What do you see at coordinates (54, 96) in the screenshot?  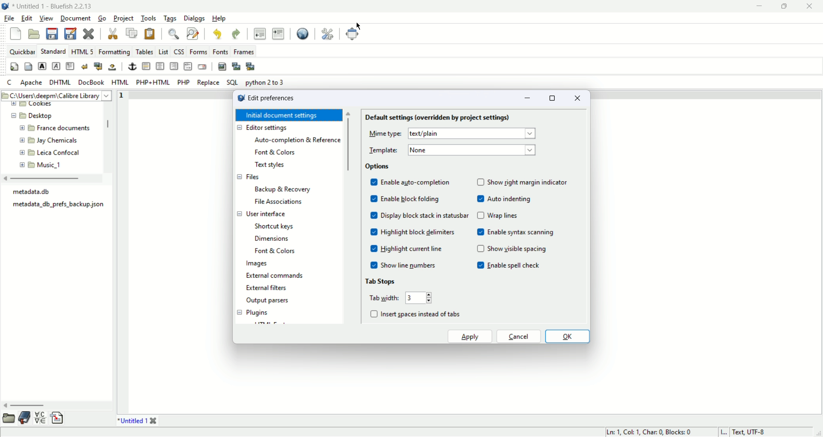 I see `C:\Users\deepm\ Calibre Library` at bounding box center [54, 96].